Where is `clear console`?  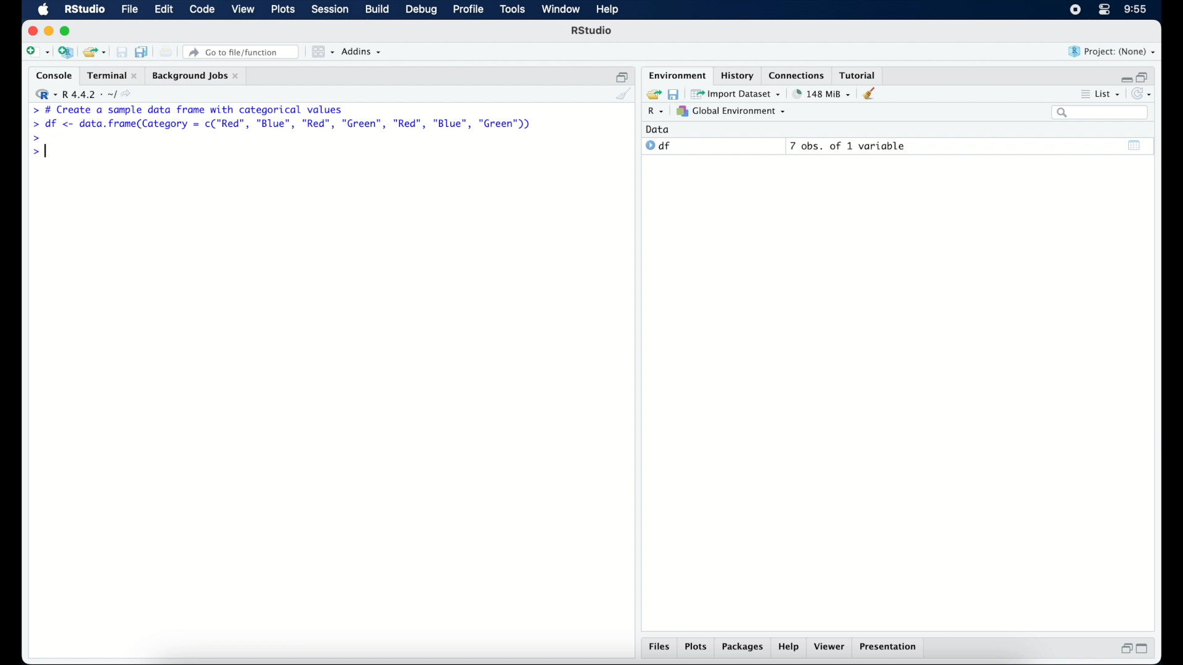 clear console is located at coordinates (624, 94).